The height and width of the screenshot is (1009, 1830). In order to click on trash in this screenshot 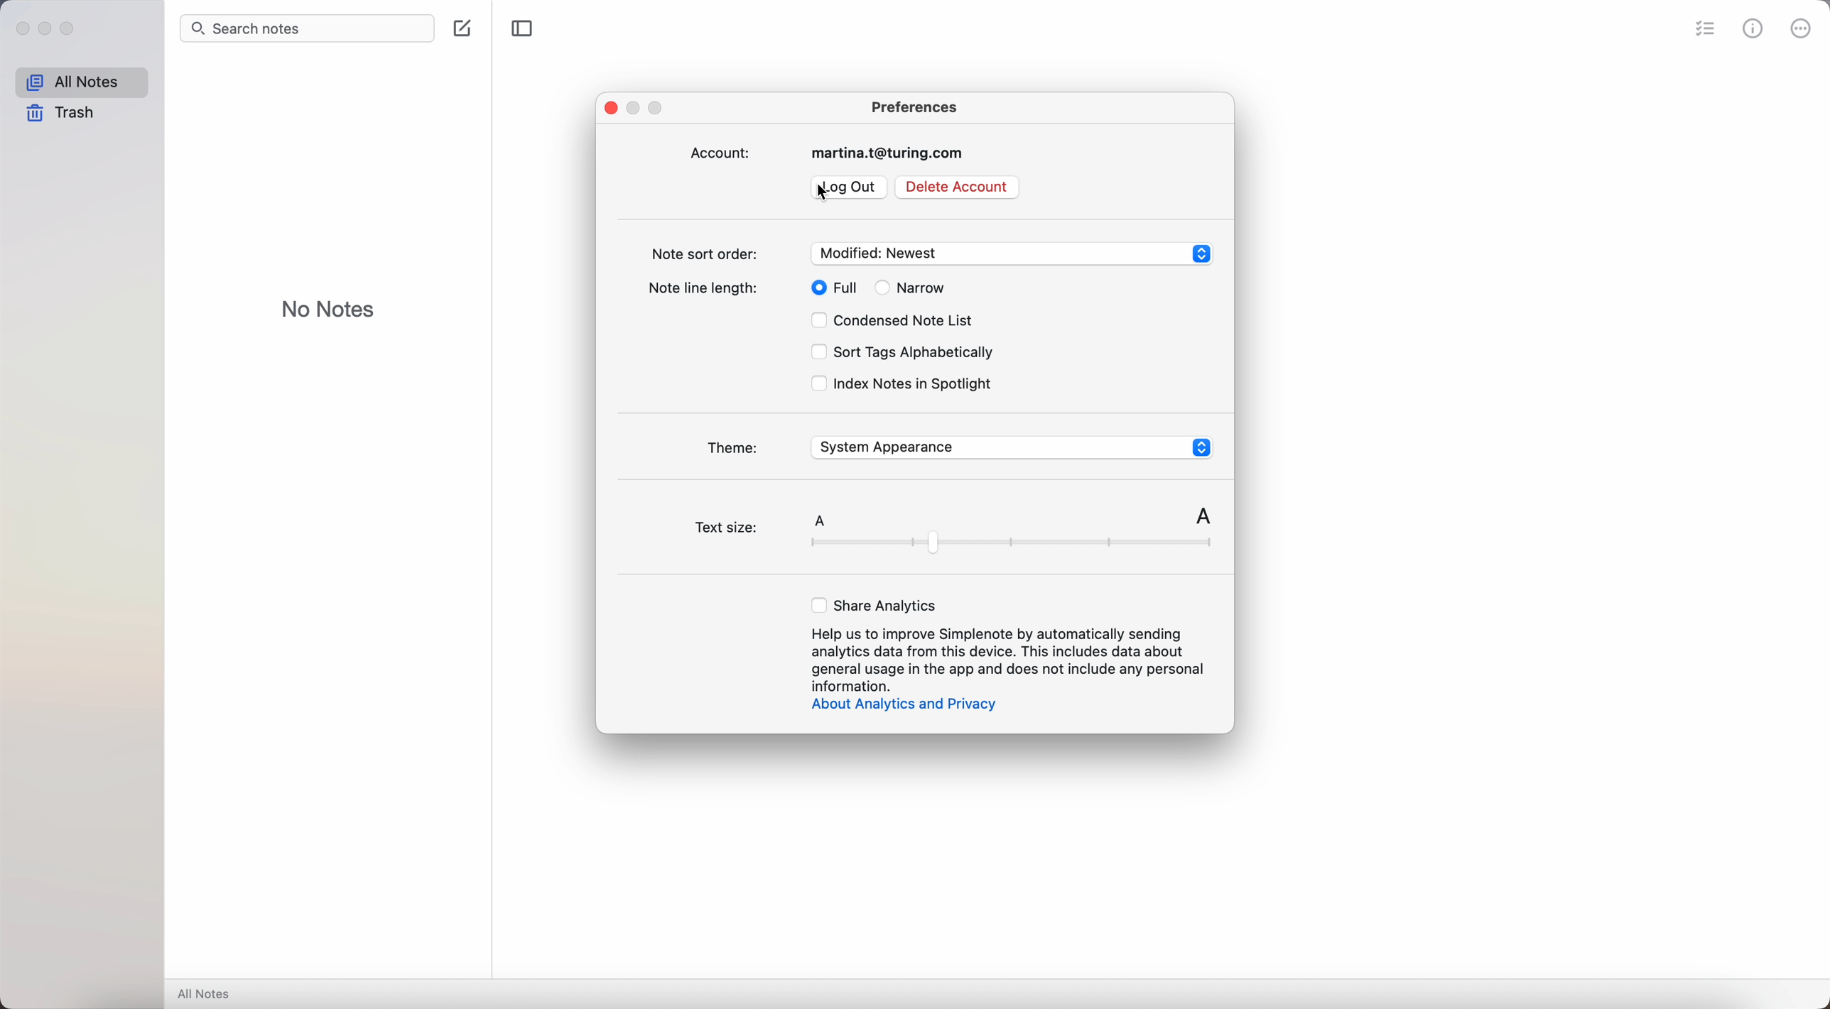, I will do `click(58, 115)`.